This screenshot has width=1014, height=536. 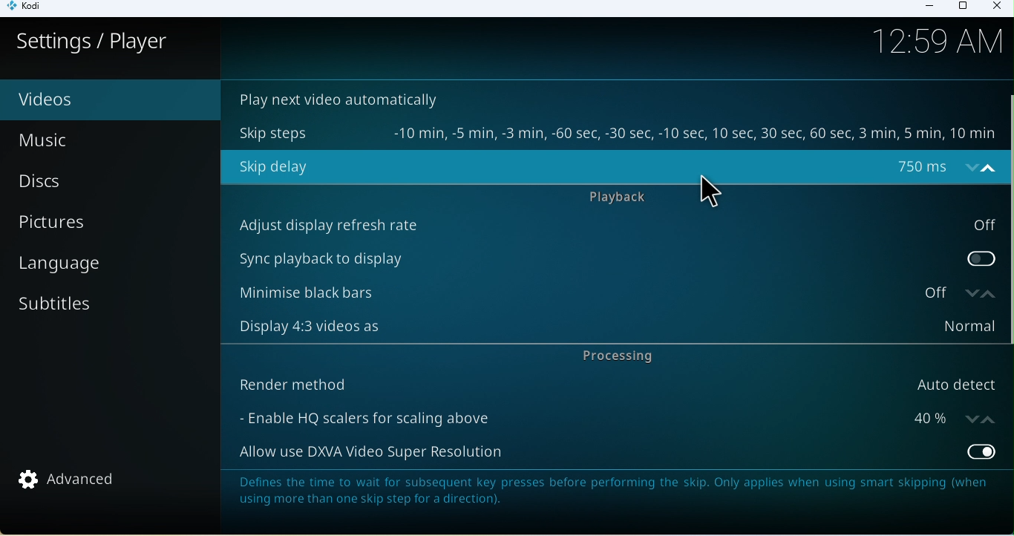 I want to click on Language, so click(x=108, y=264).